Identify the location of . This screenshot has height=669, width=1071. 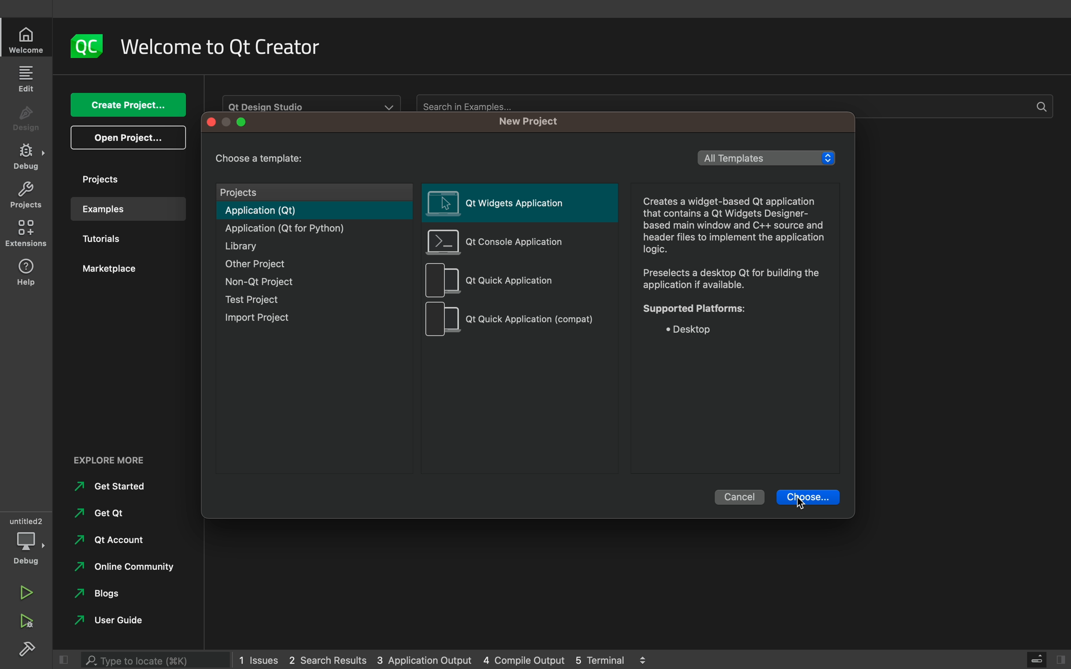
(27, 157).